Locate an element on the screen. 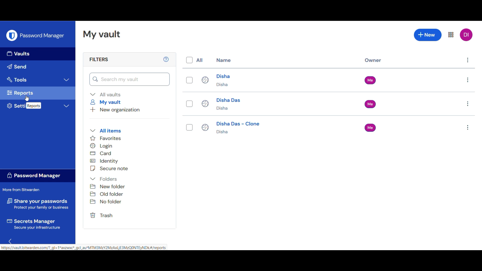 This screenshot has height=271, width=482. disha login entry is located at coordinates (242, 79).